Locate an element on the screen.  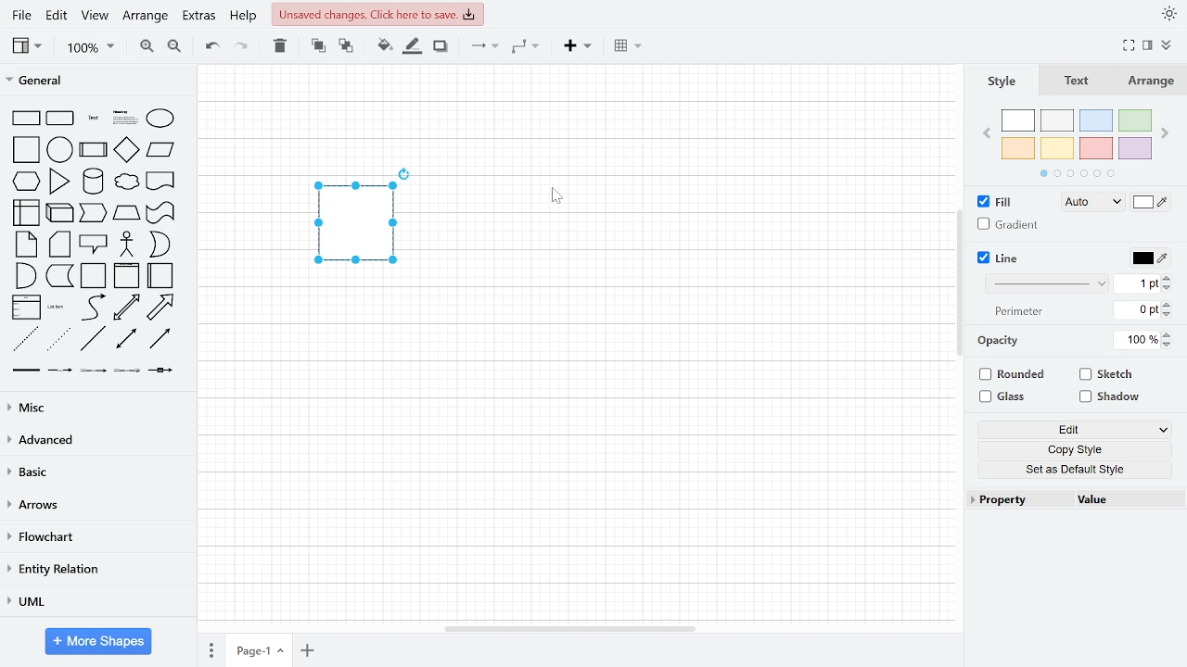
white is located at coordinates (1018, 120).